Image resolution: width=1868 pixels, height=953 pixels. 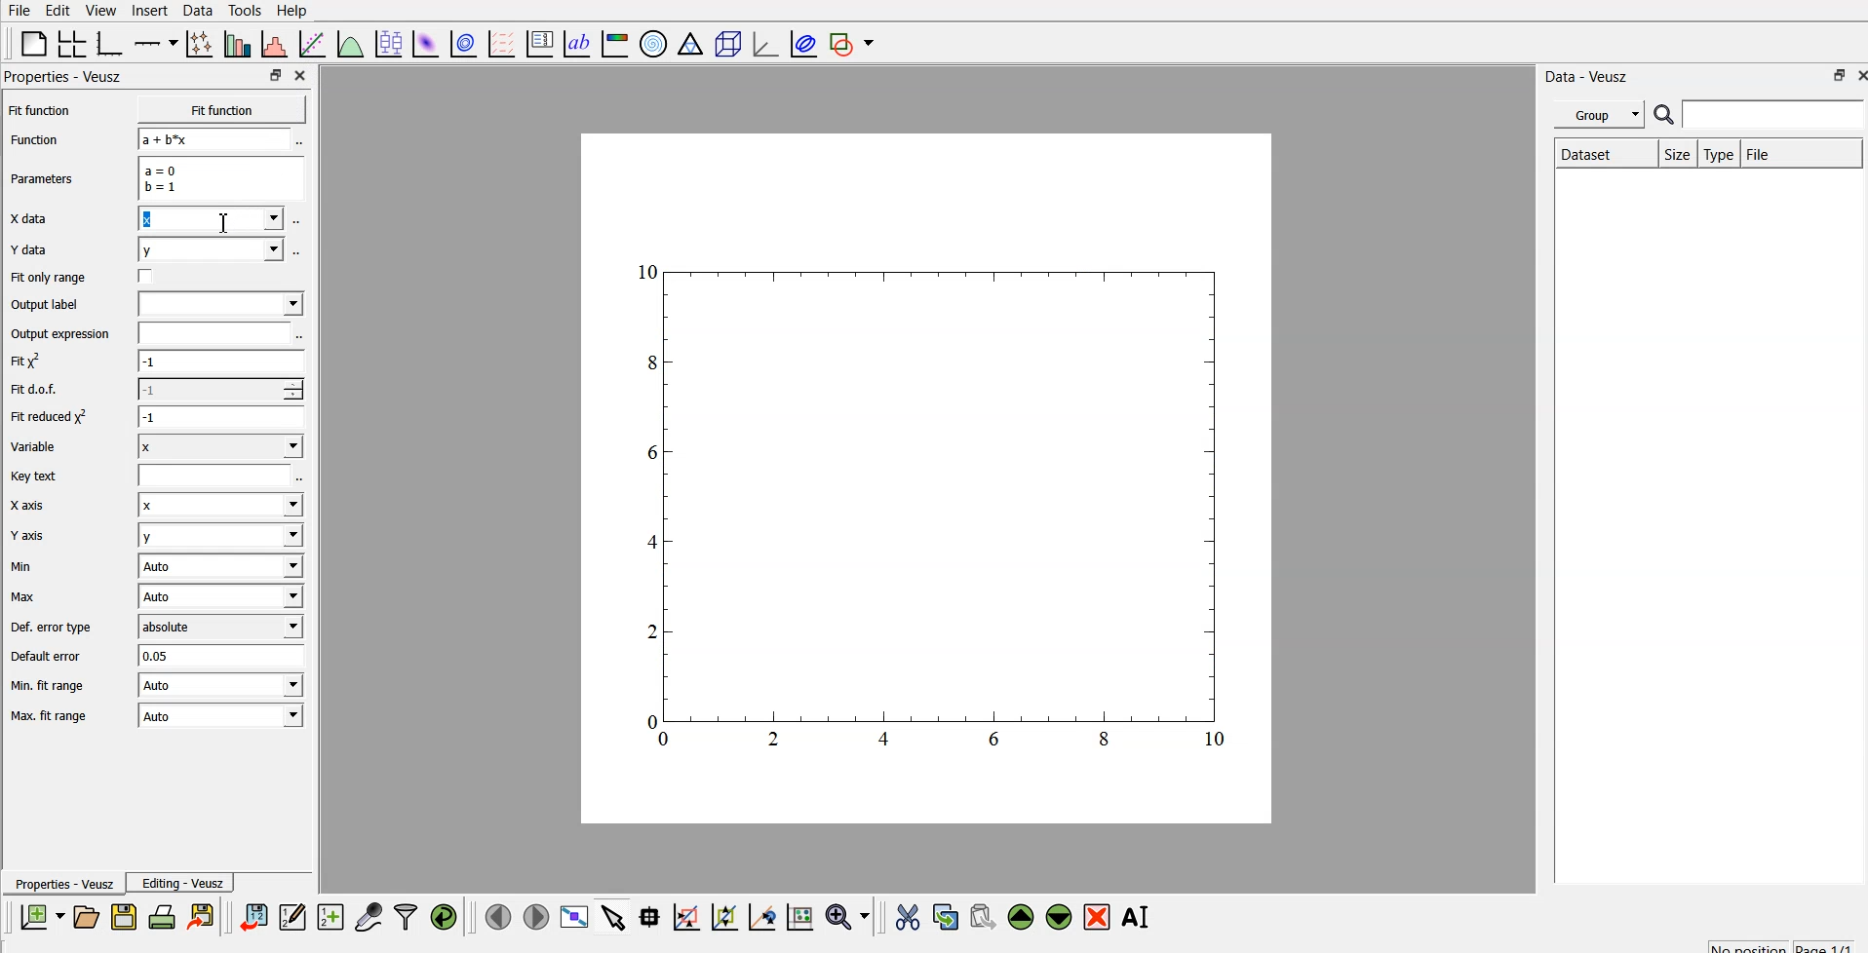 What do you see at coordinates (48, 564) in the screenshot?
I see `Min` at bounding box center [48, 564].